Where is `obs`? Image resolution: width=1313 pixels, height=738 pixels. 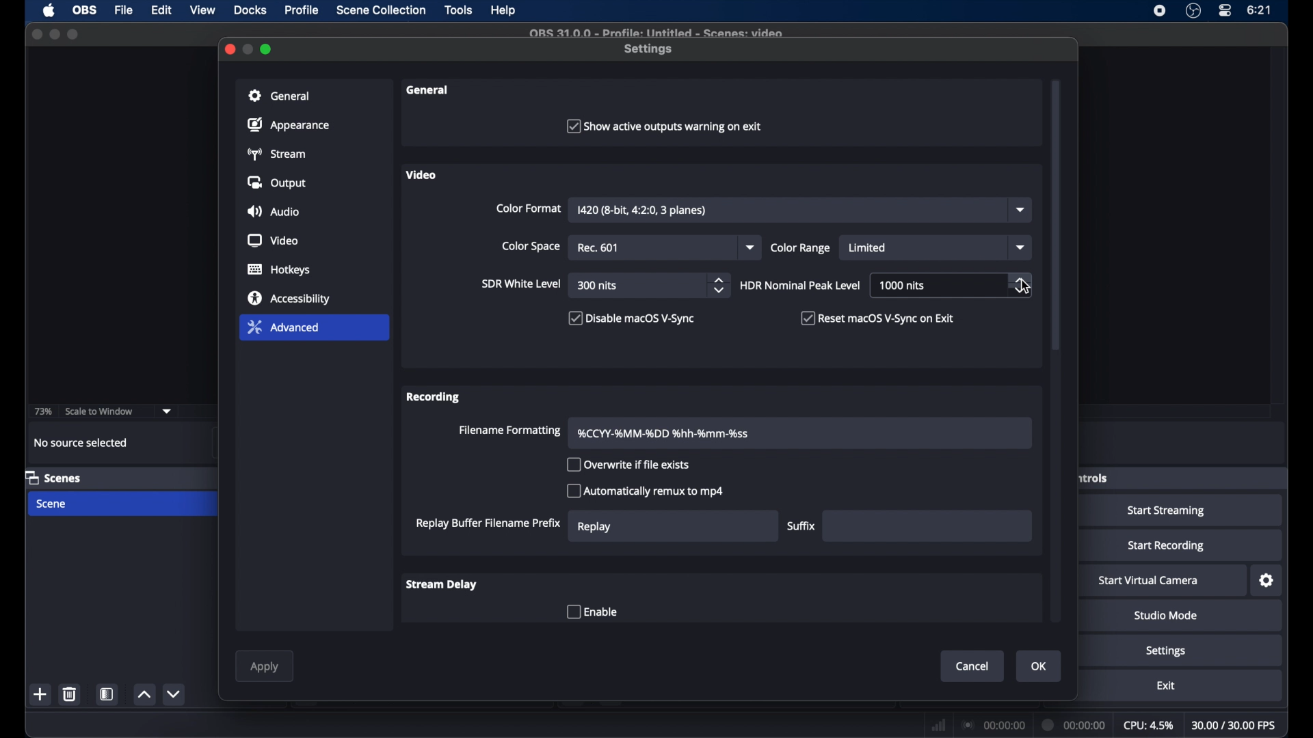 obs is located at coordinates (86, 10).